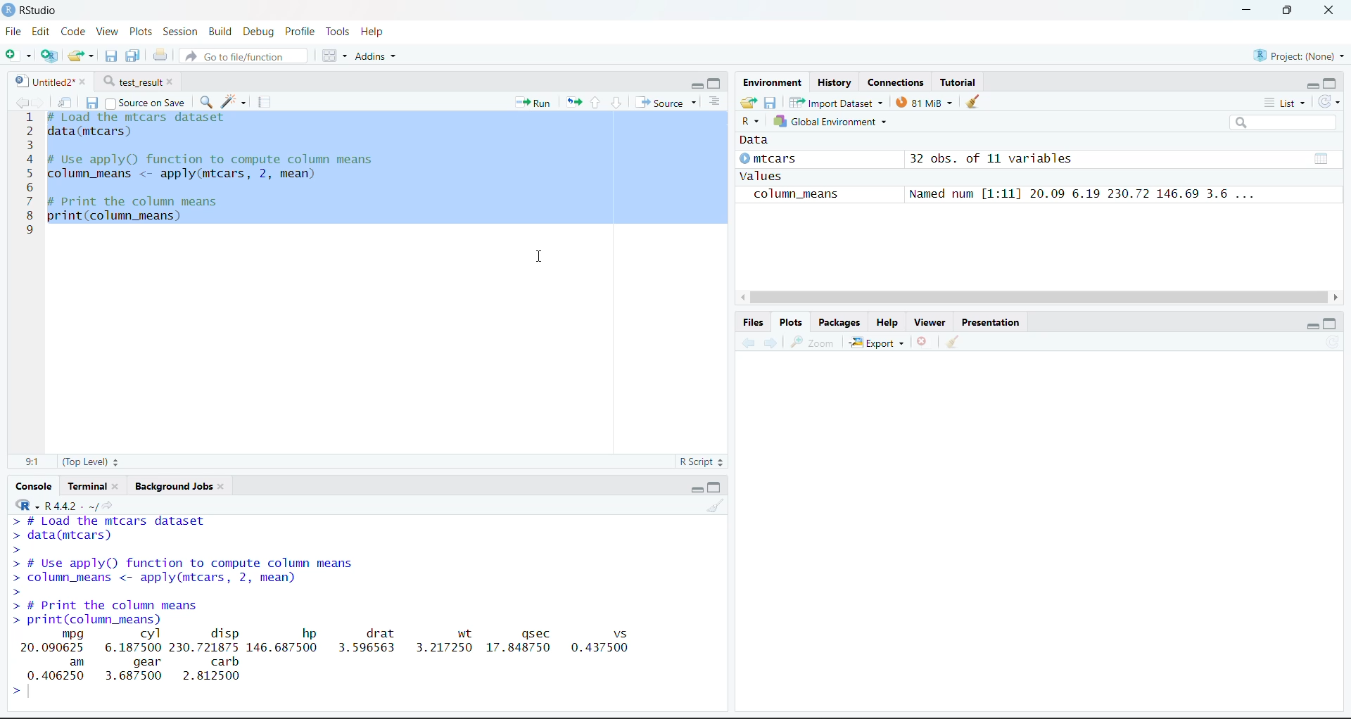  I want to click on New File, so click(19, 55).